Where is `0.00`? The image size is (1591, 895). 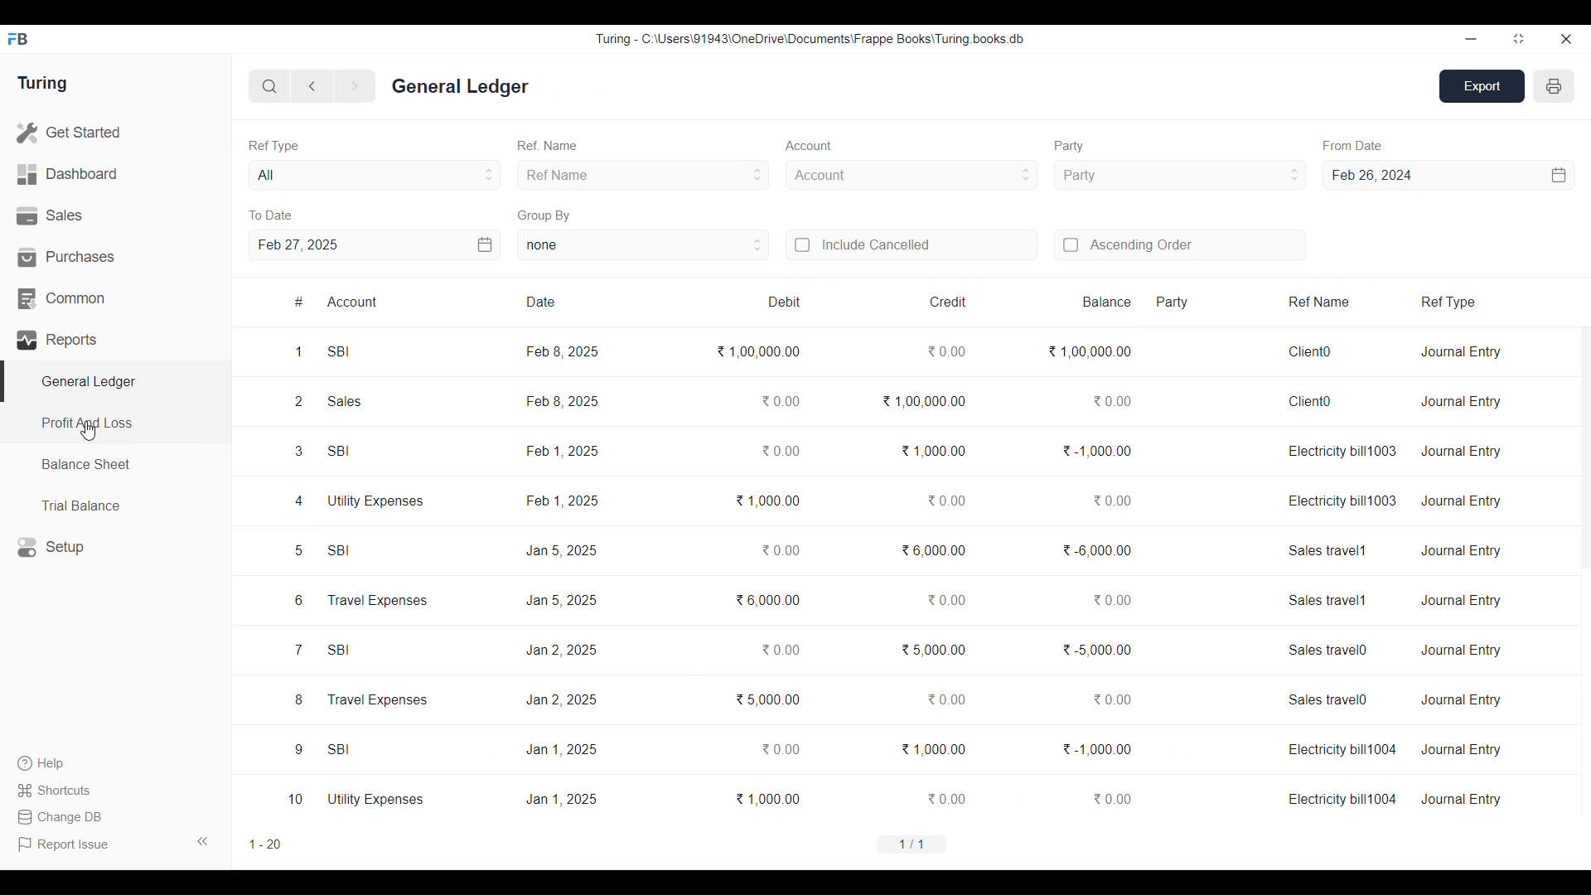 0.00 is located at coordinates (1113, 599).